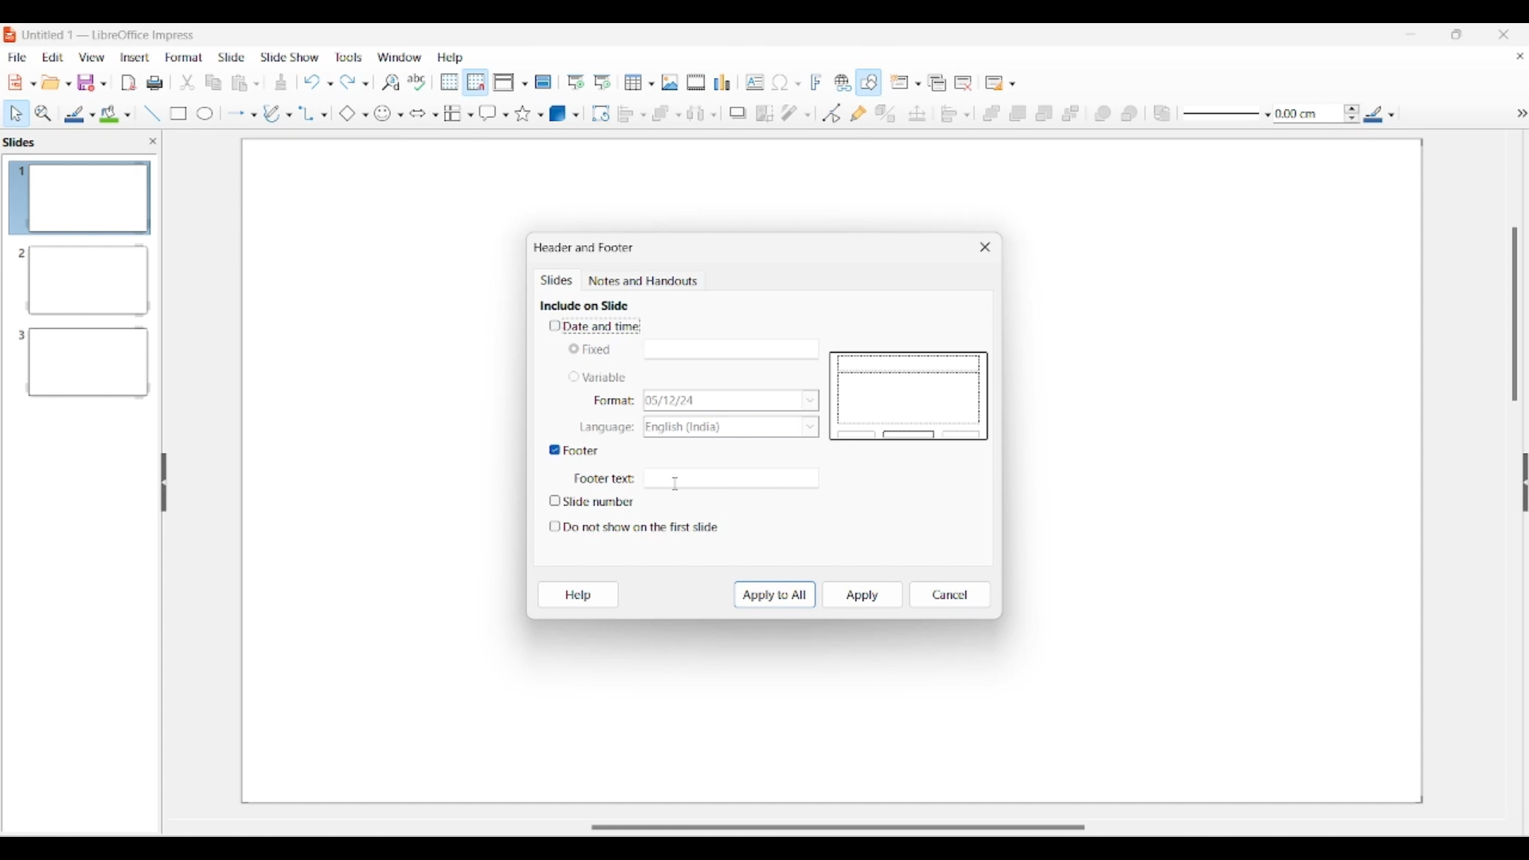 The image size is (1529, 860). I want to click on Cancel, so click(949, 595).